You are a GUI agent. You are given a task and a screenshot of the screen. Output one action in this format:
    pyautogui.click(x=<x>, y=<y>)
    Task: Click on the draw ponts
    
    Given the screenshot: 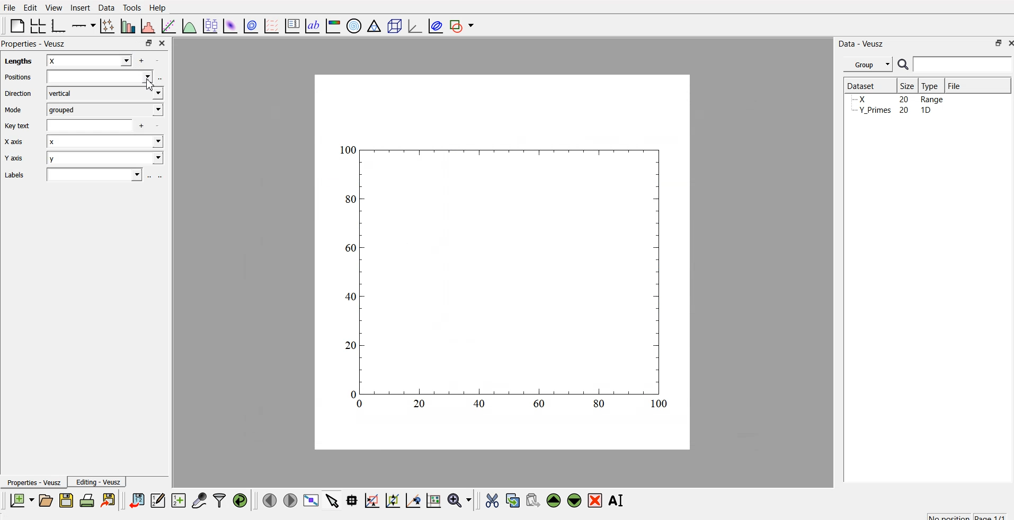 What is the action you would take?
    pyautogui.click(x=392, y=500)
    